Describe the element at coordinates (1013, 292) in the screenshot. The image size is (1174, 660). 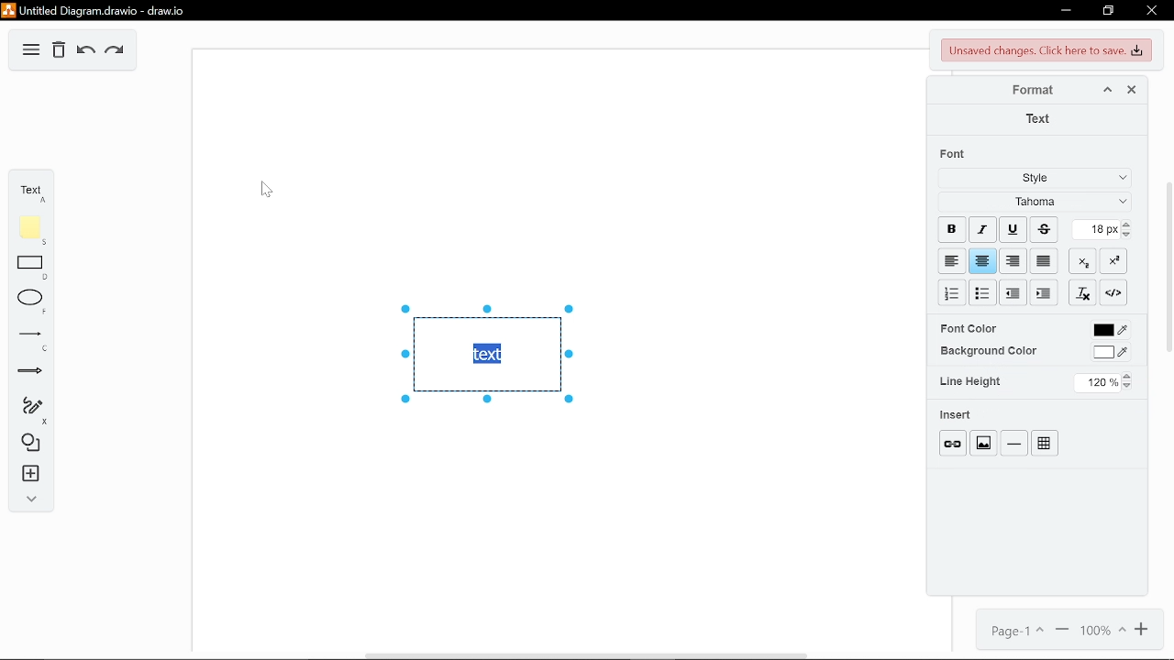
I see `increase indent` at that location.